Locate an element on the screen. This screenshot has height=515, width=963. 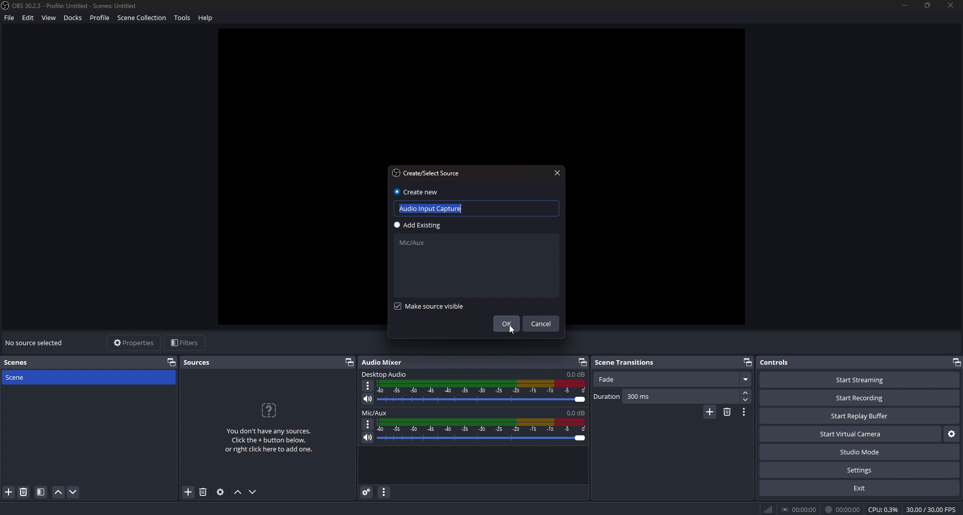
scene transitions is located at coordinates (627, 362).